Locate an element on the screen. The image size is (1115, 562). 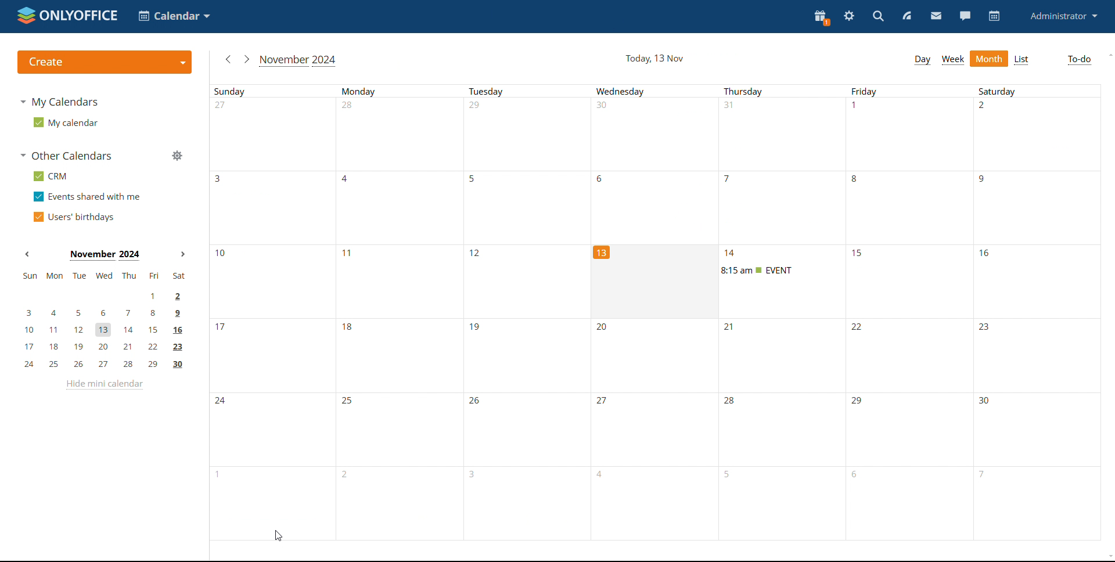
current month is located at coordinates (298, 60).